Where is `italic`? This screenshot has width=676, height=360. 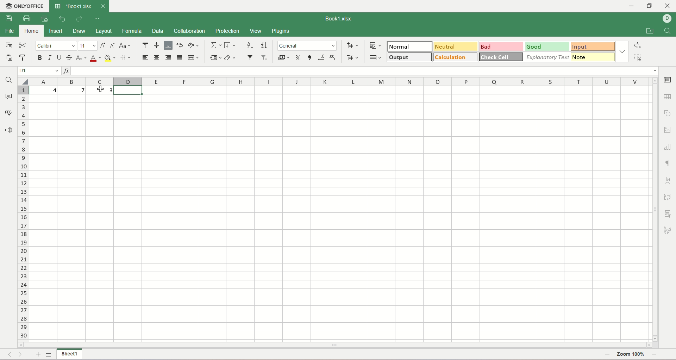 italic is located at coordinates (50, 58).